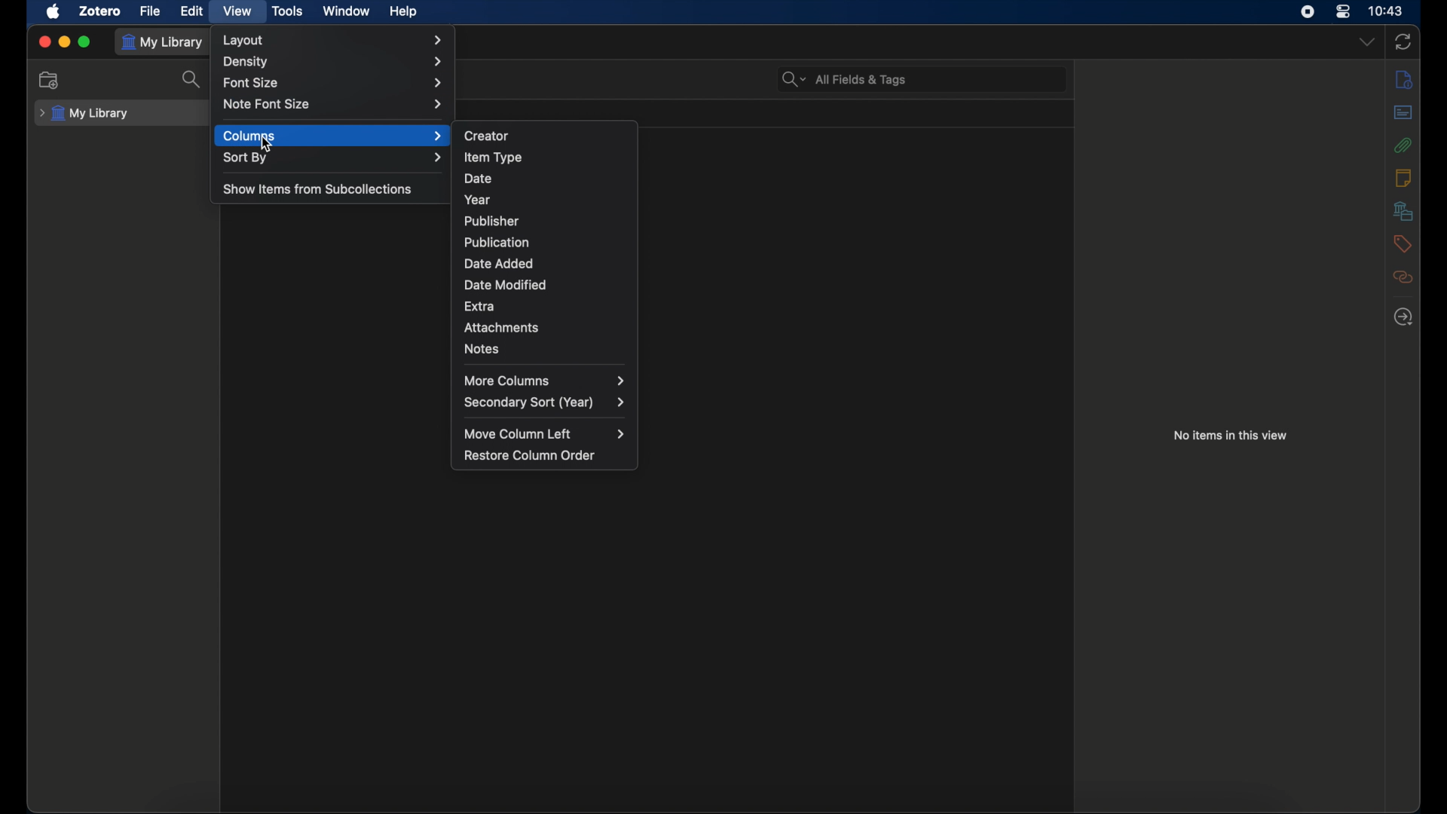 The width and height of the screenshot is (1447, 814). What do you see at coordinates (1403, 243) in the screenshot?
I see `tags` at bounding box center [1403, 243].